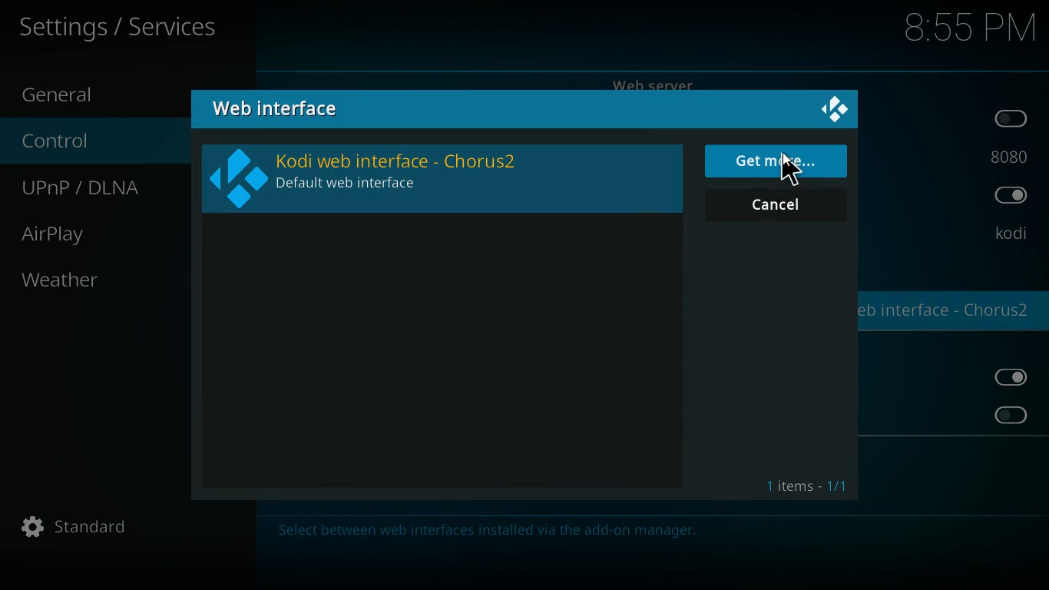 This screenshot has width=1049, height=590. I want to click on username, so click(1010, 234).